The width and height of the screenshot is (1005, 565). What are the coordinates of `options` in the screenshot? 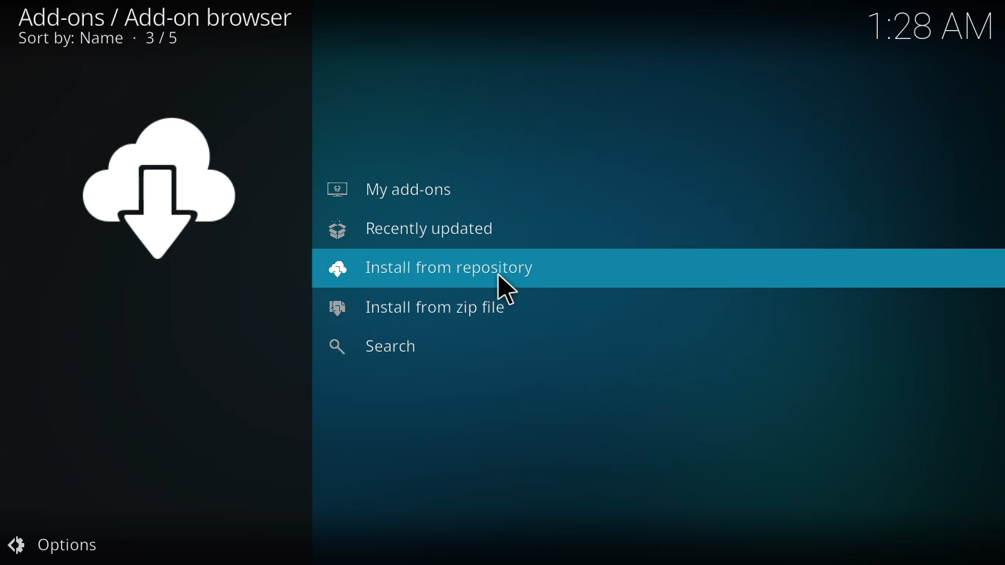 It's located at (57, 543).